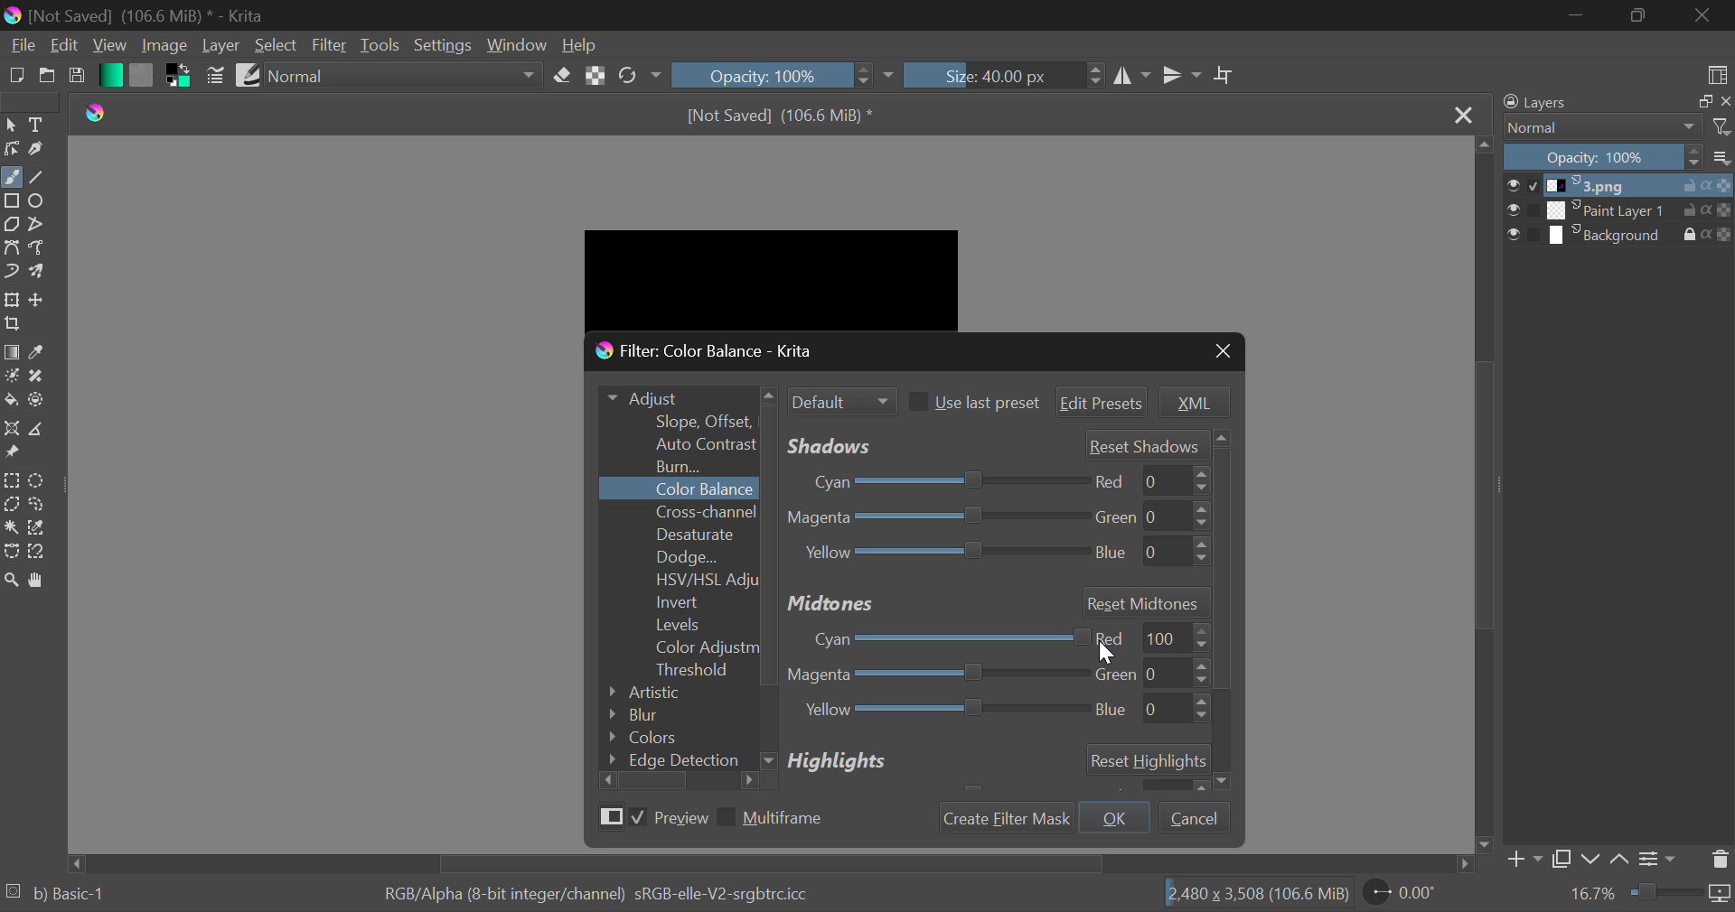 Image resolution: width=1735 pixels, height=912 pixels. I want to click on Yellow Blue Adjustment Slider, so click(940, 712).